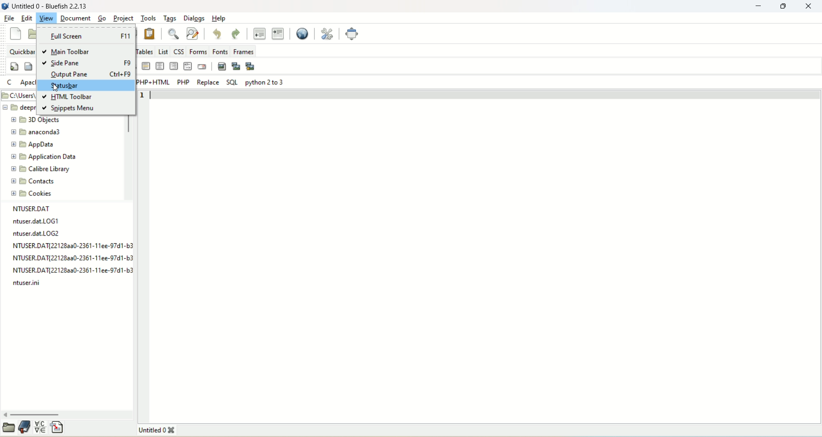  Describe the element at coordinates (353, 34) in the screenshot. I see `fullscreen` at that location.